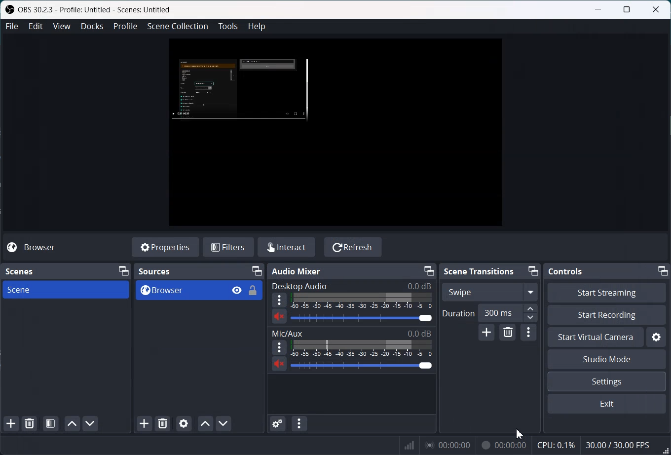  I want to click on Minimize, so click(598, 9).